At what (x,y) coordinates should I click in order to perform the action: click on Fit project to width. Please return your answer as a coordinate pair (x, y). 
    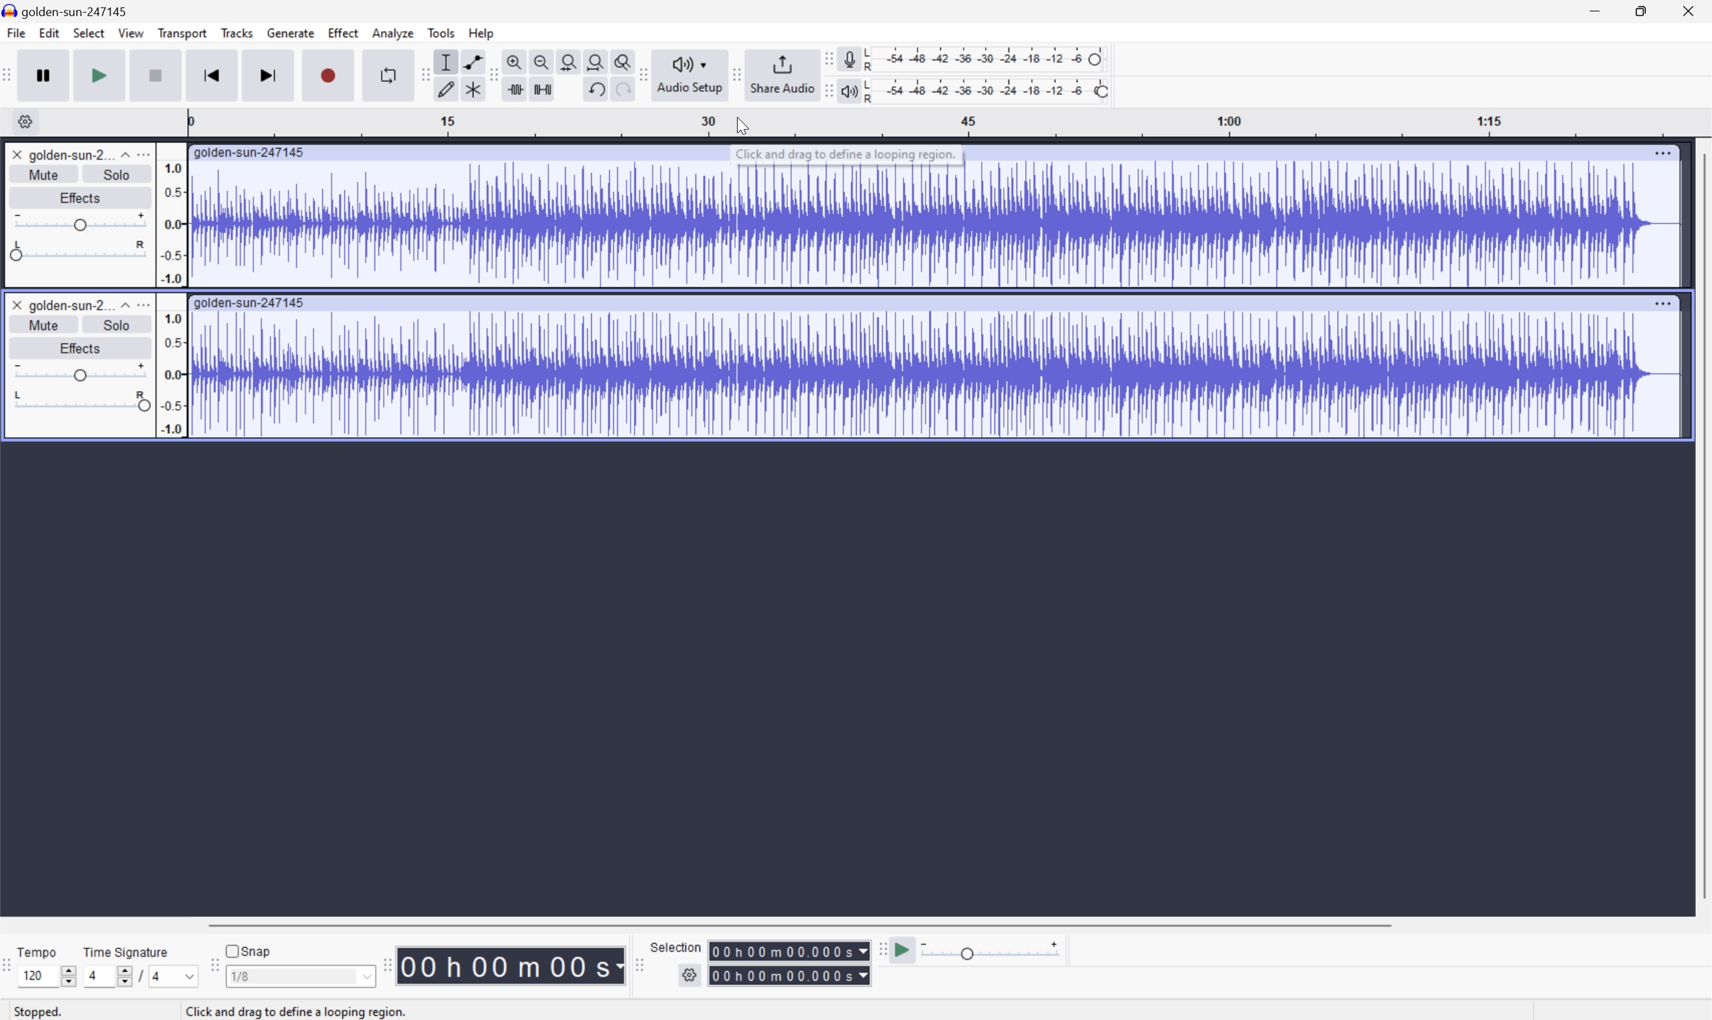
    Looking at the image, I should click on (593, 60).